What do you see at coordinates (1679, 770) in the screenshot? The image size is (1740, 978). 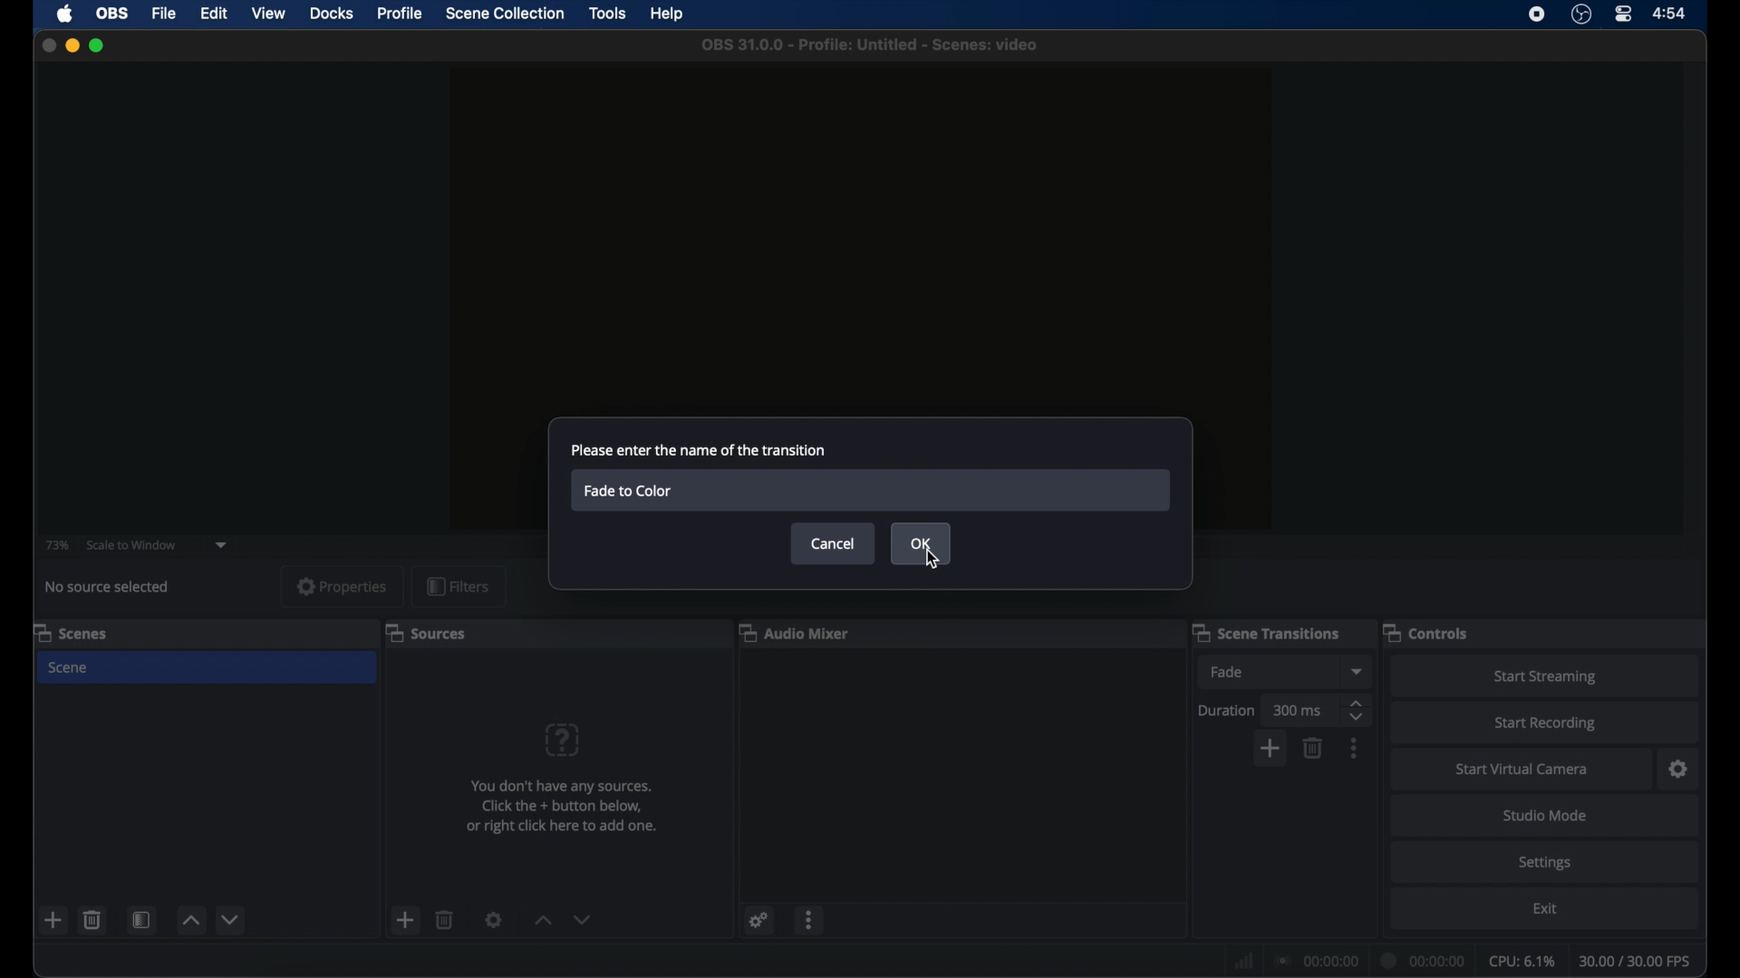 I see `settings` at bounding box center [1679, 770].